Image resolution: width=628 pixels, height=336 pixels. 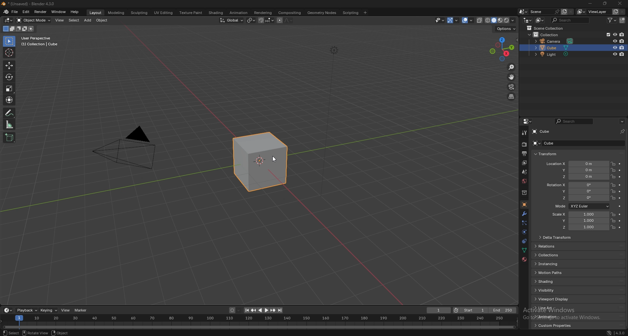 What do you see at coordinates (622, 41) in the screenshot?
I see `disable in render` at bounding box center [622, 41].